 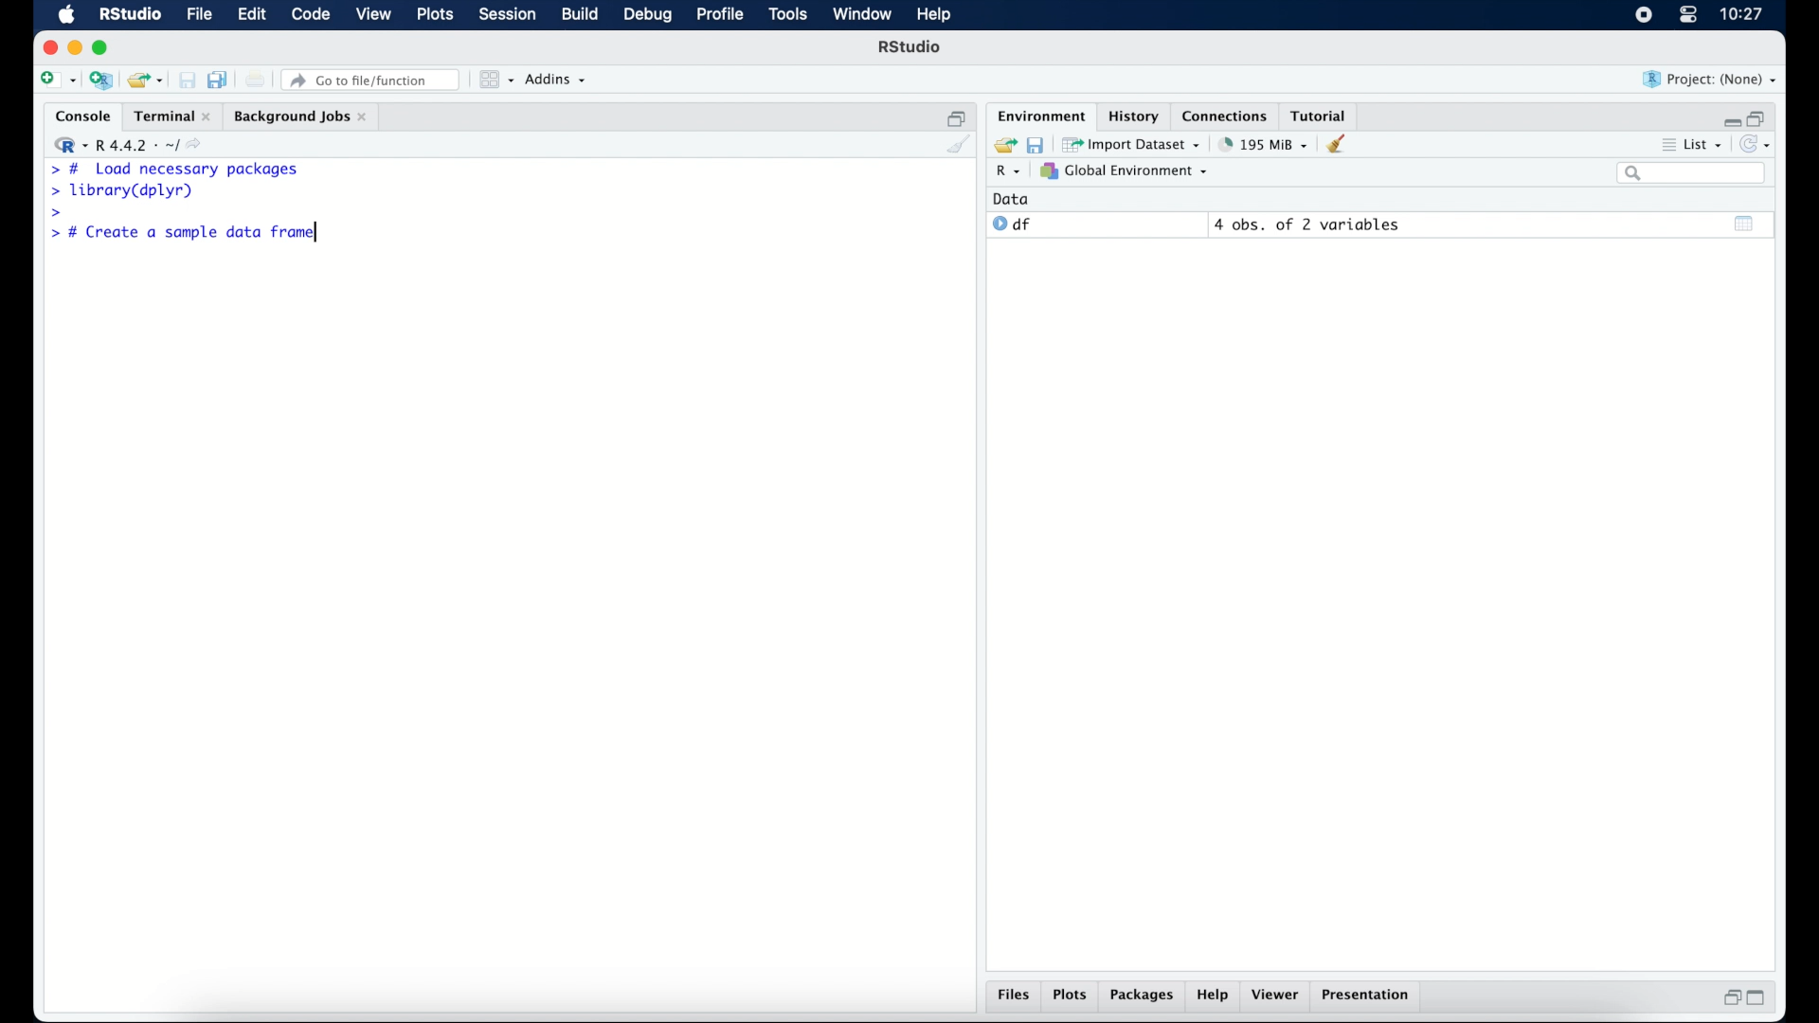 What do you see at coordinates (1762, 998) in the screenshot?
I see `maximize` at bounding box center [1762, 998].